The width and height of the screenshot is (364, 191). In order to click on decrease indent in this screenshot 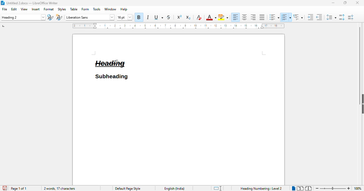, I will do `click(319, 17)`.